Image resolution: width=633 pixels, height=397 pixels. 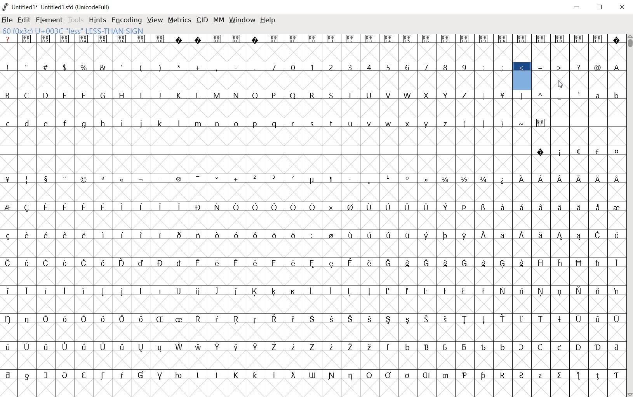 What do you see at coordinates (242, 21) in the screenshot?
I see `window` at bounding box center [242, 21].